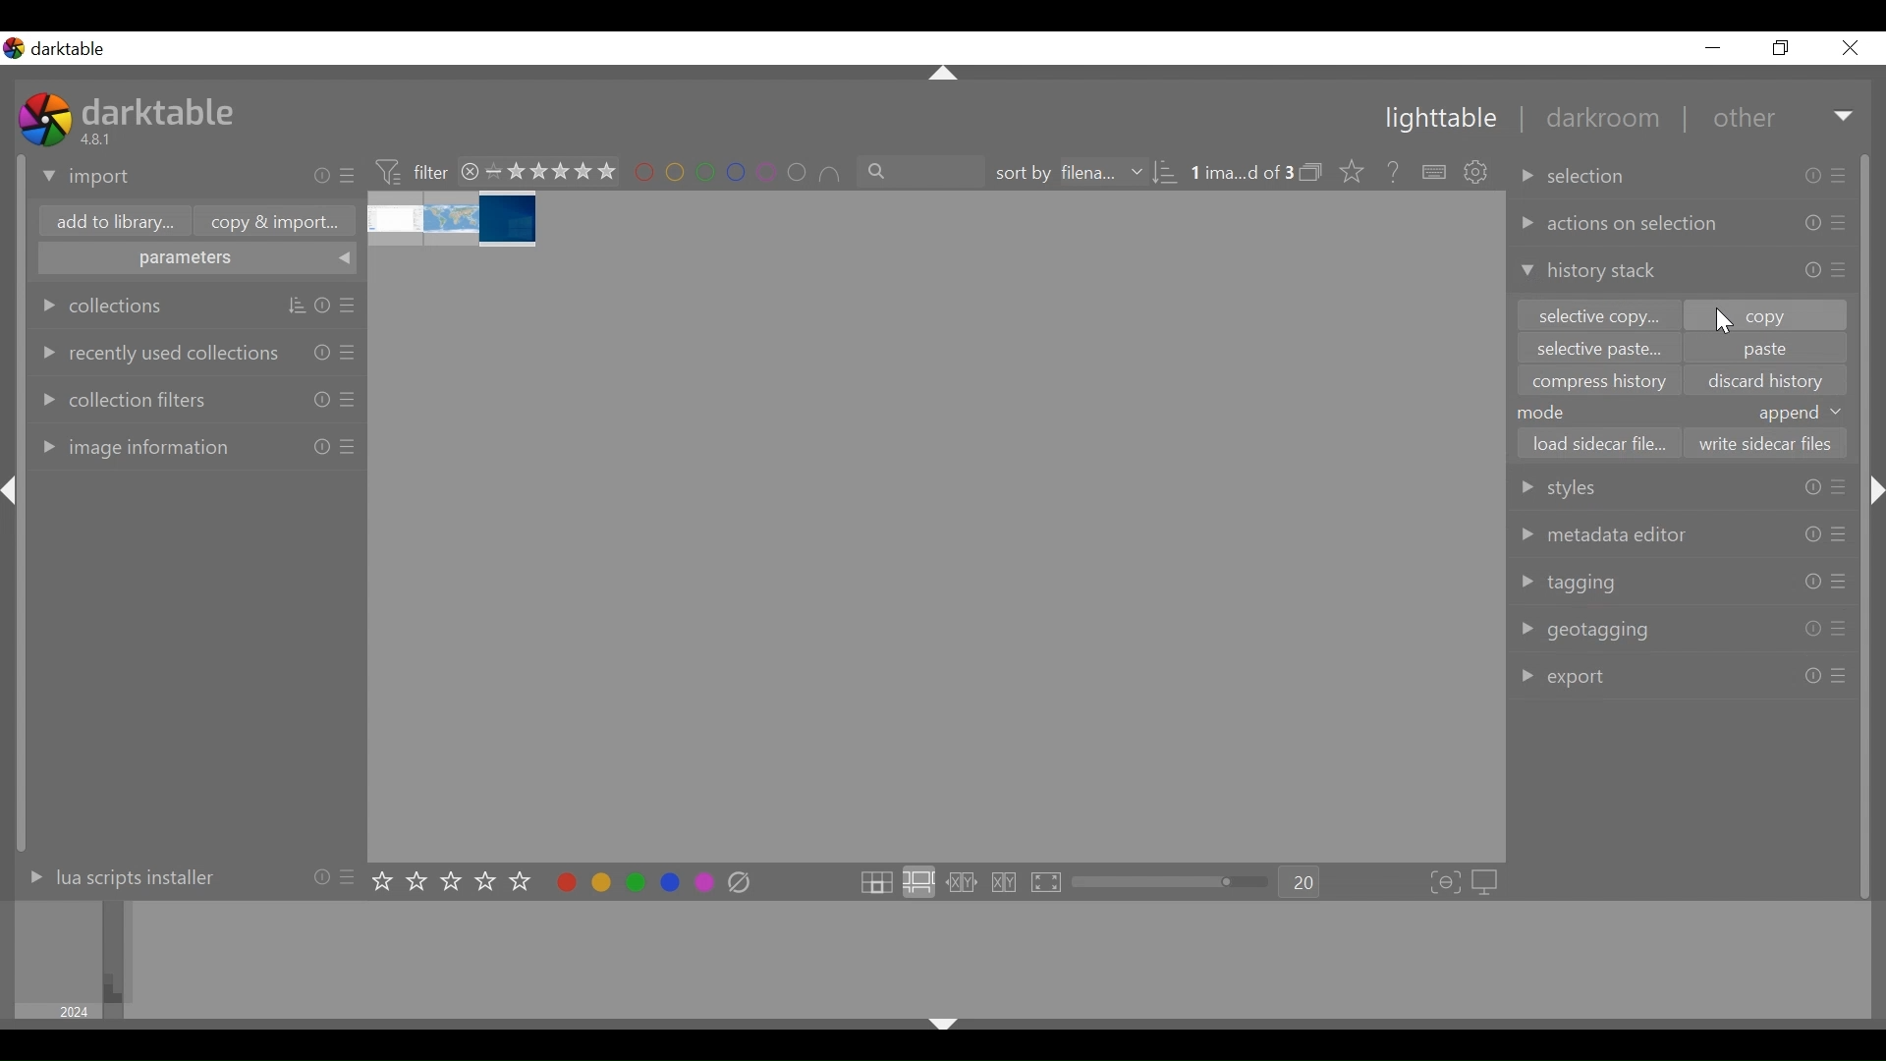  I want to click on presets, so click(351, 875).